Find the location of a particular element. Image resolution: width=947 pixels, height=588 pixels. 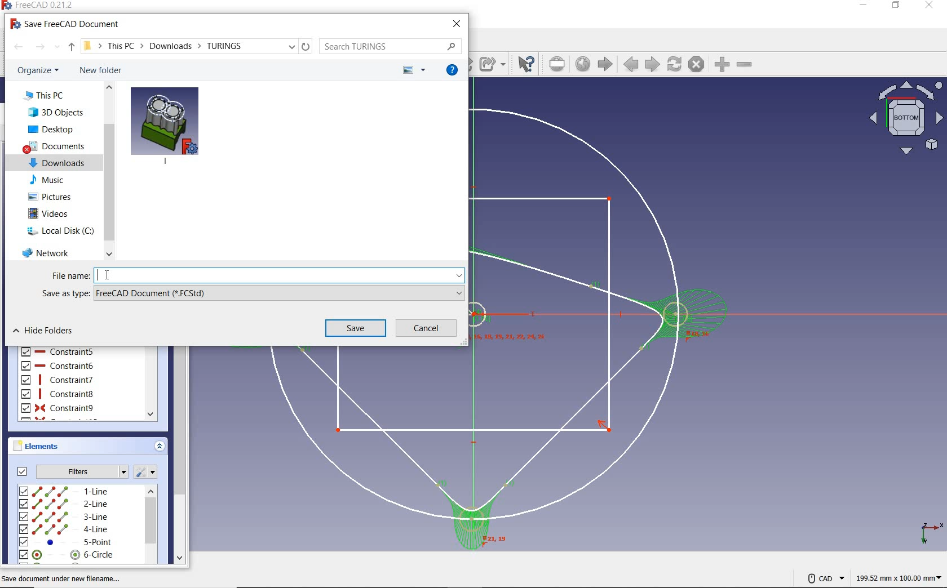

what's this? is located at coordinates (525, 64).